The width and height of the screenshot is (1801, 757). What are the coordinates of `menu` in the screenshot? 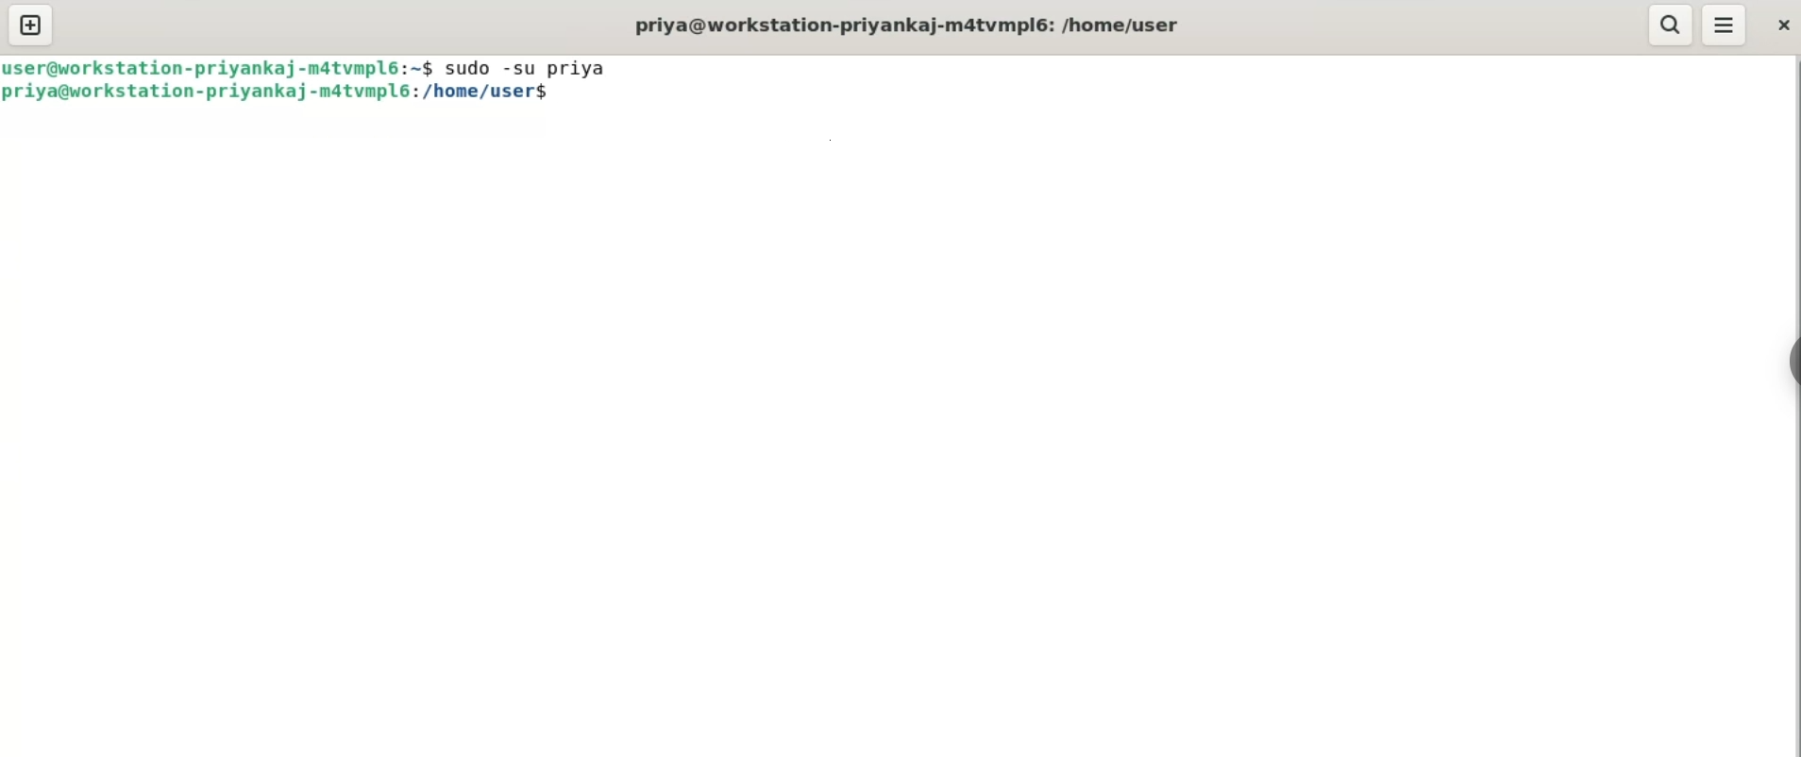 It's located at (1725, 25).